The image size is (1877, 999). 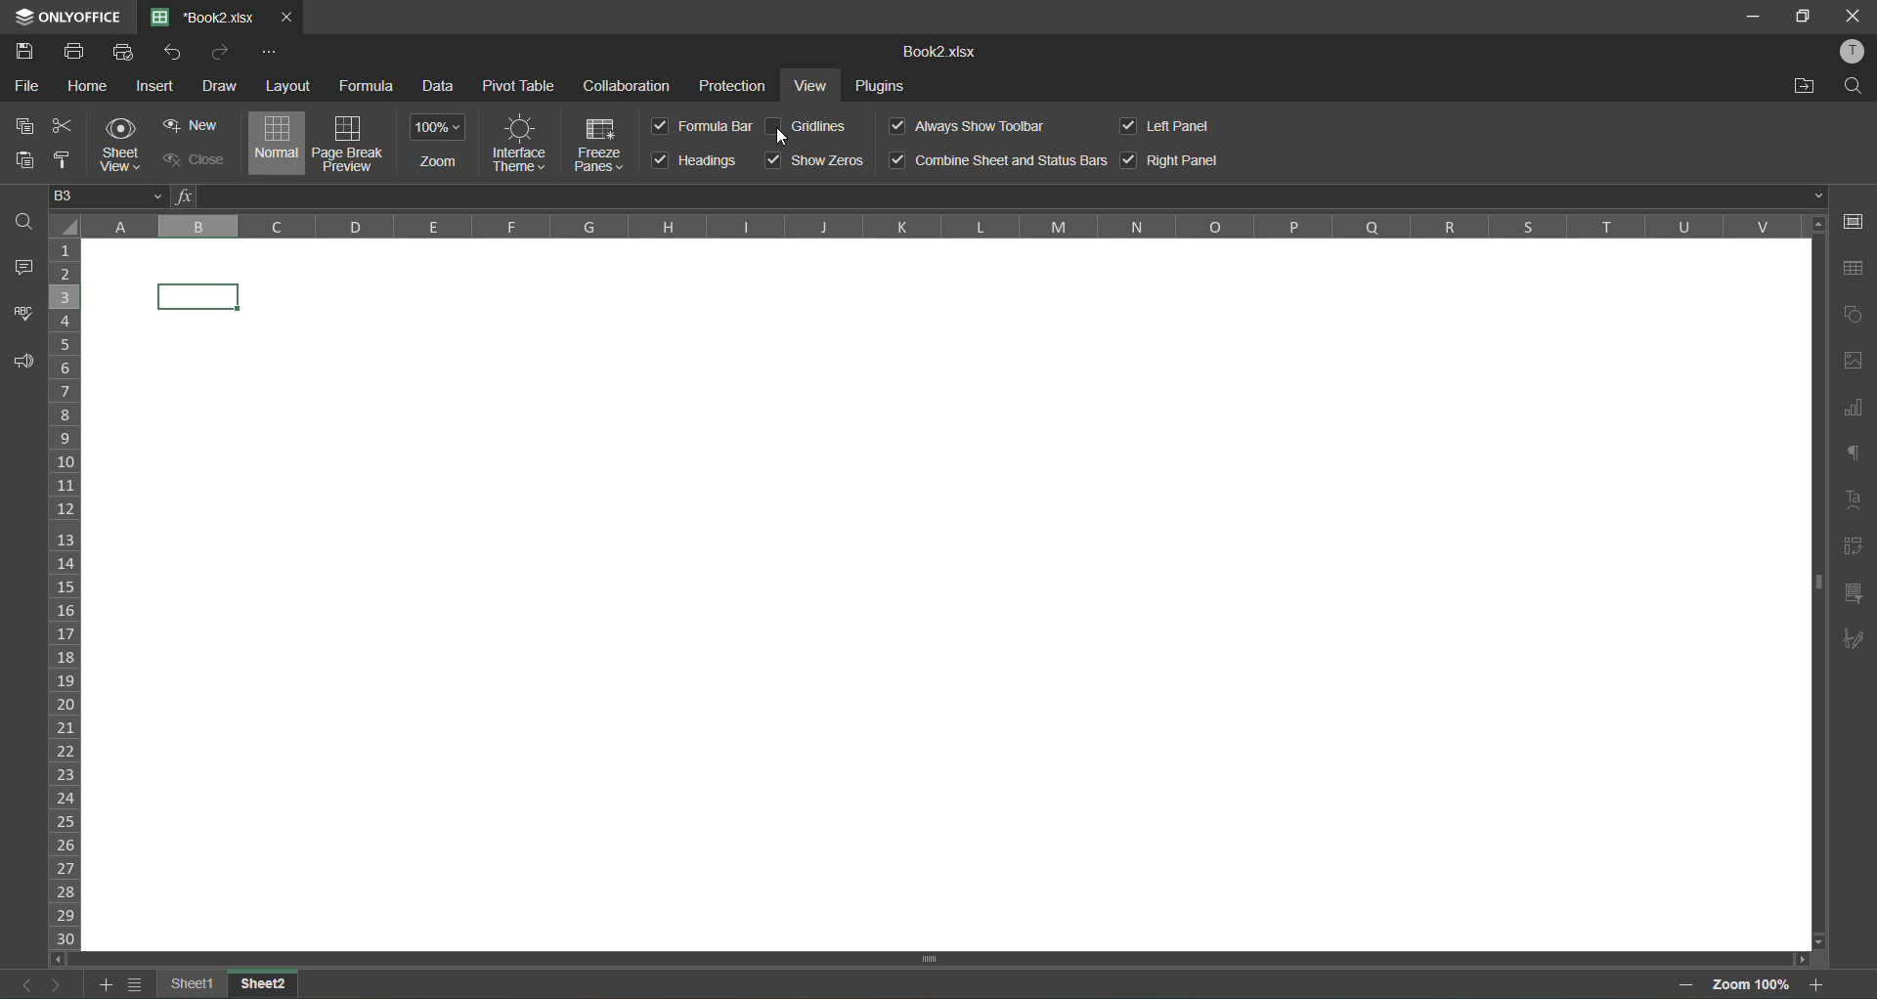 I want to click on column names in alphabets, so click(x=938, y=227).